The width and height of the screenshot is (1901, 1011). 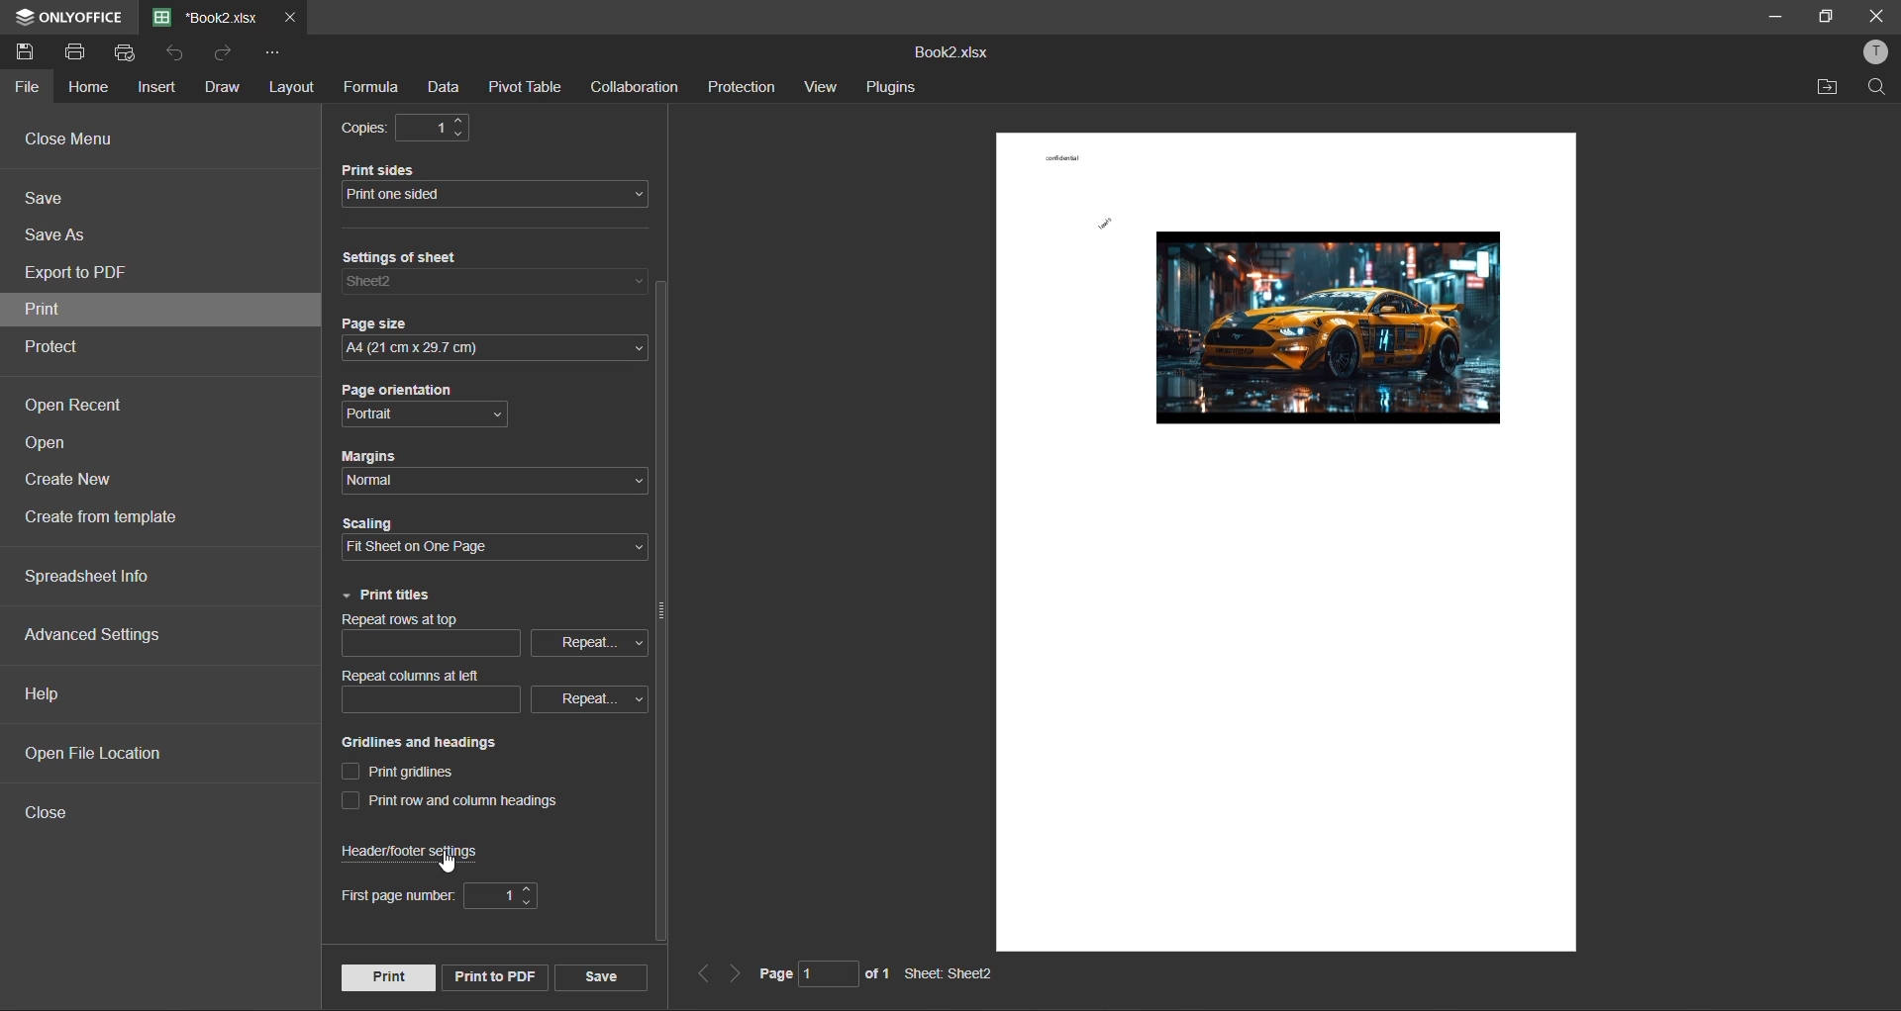 What do you see at coordinates (23, 18) in the screenshot?
I see `icon` at bounding box center [23, 18].